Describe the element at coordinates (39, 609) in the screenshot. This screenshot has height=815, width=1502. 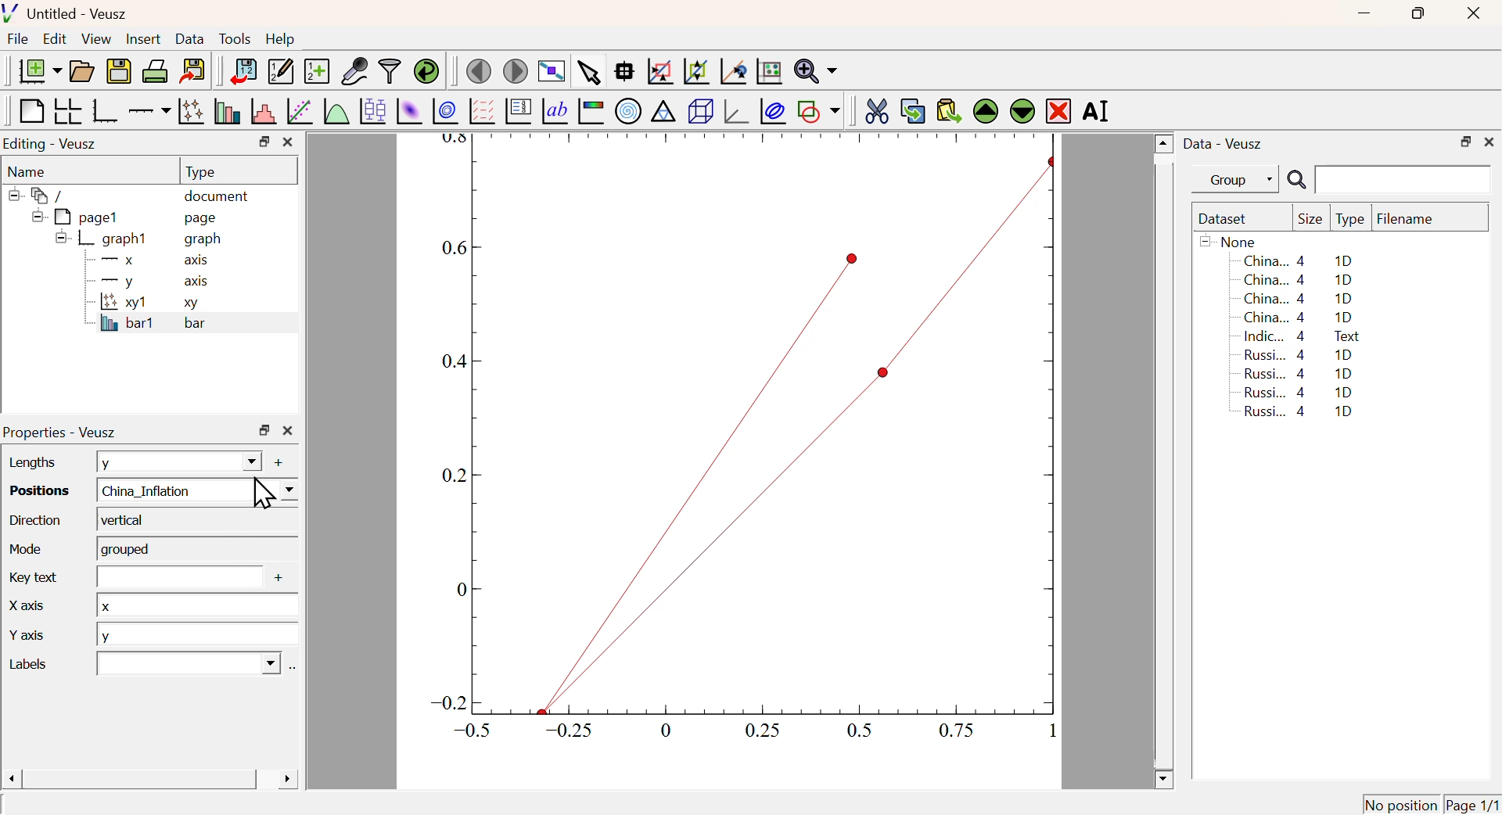
I see `X Axis` at that location.